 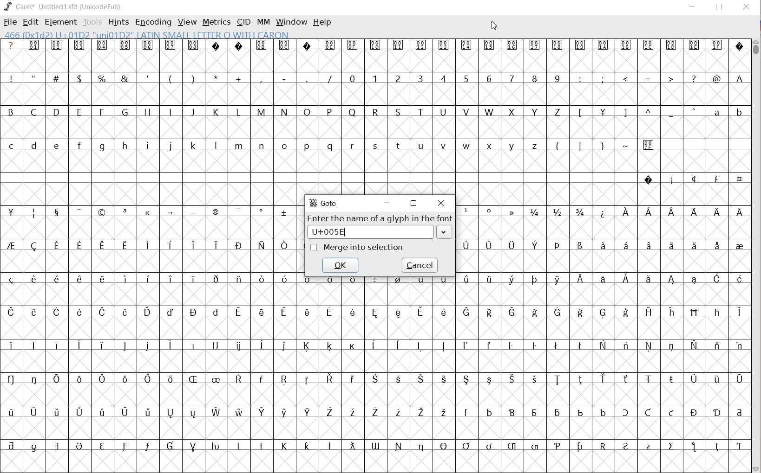 I want to click on HINTS, so click(x=118, y=22).